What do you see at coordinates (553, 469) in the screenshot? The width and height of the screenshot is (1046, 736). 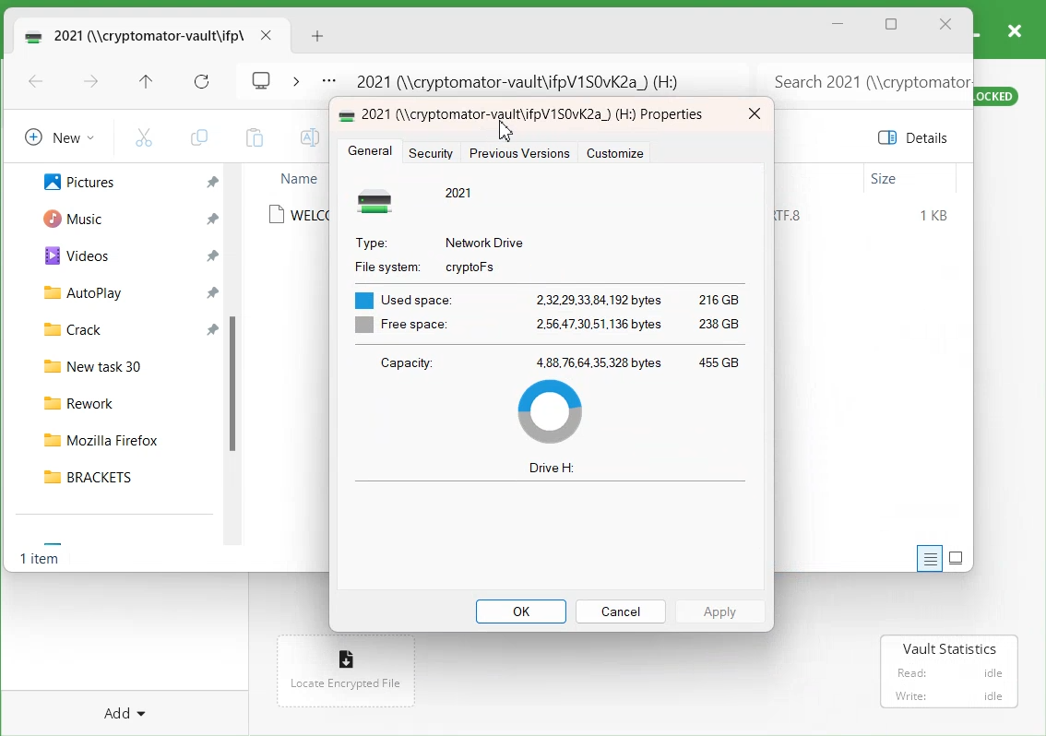 I see `Drive H` at bounding box center [553, 469].